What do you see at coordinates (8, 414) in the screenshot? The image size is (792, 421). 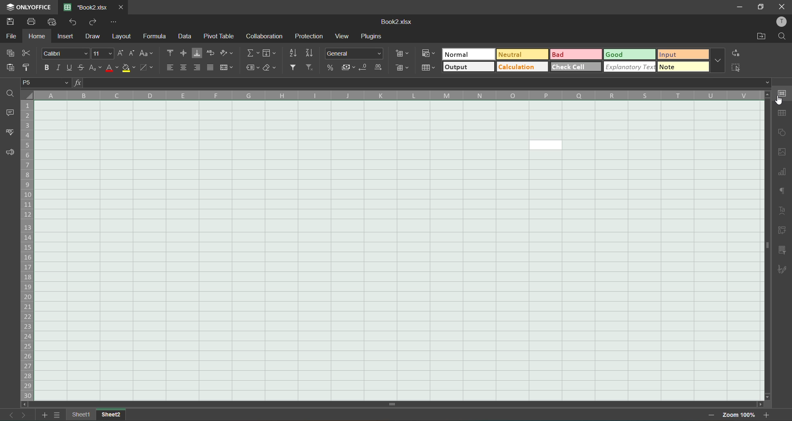 I see `previous` at bounding box center [8, 414].